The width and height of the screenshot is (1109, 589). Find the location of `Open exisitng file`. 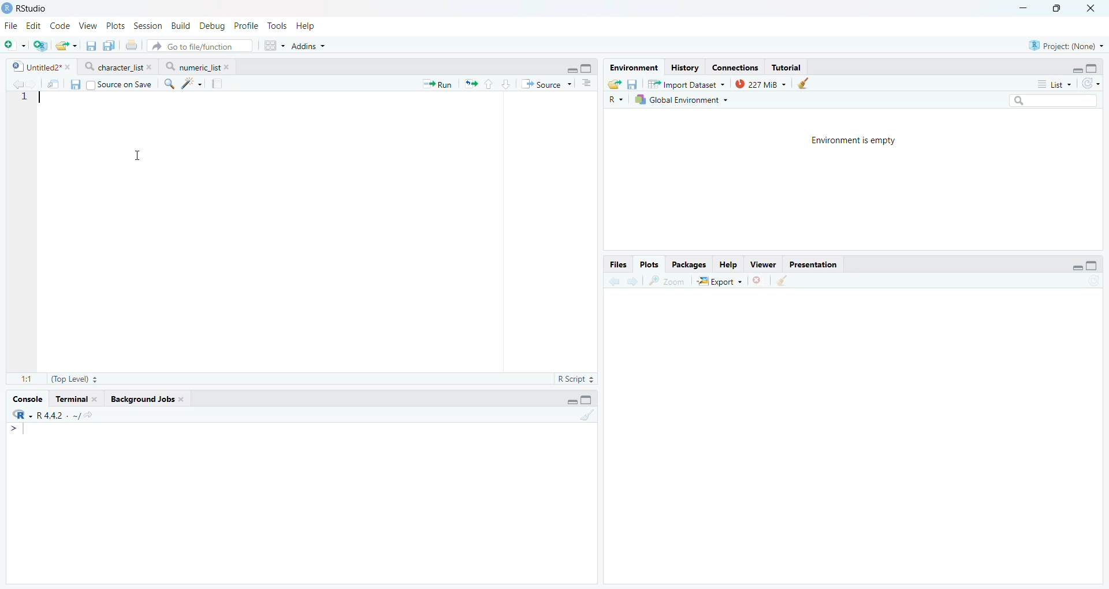

Open exisitng file is located at coordinates (66, 46).